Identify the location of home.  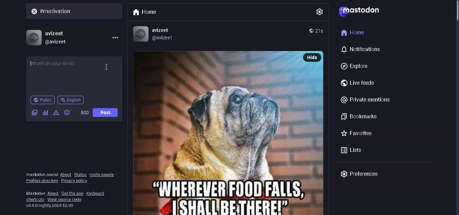
(354, 32).